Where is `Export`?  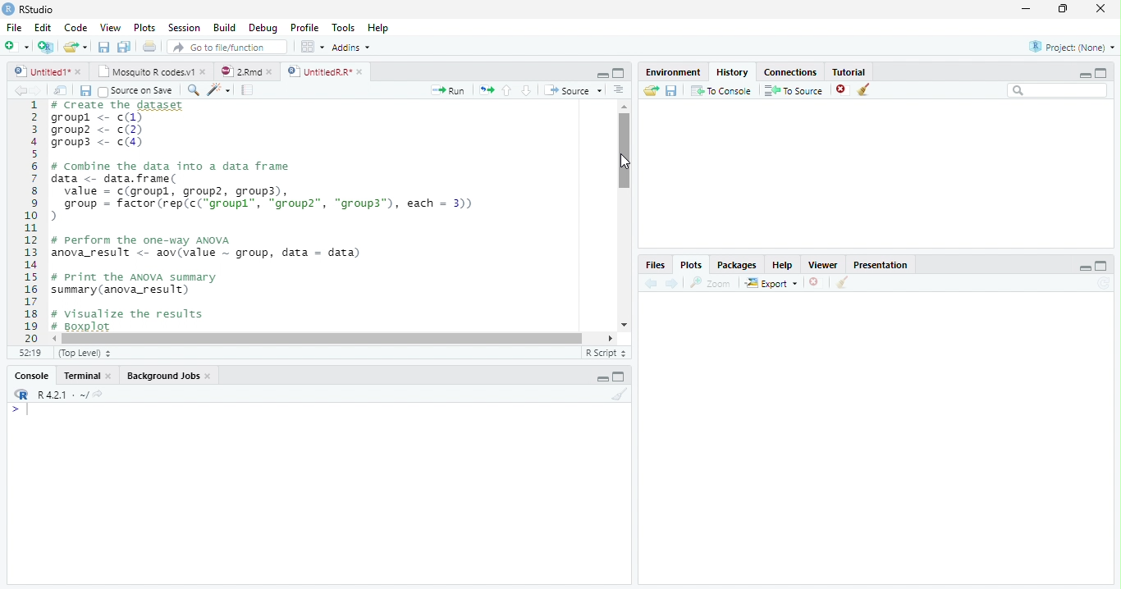 Export is located at coordinates (772, 283).